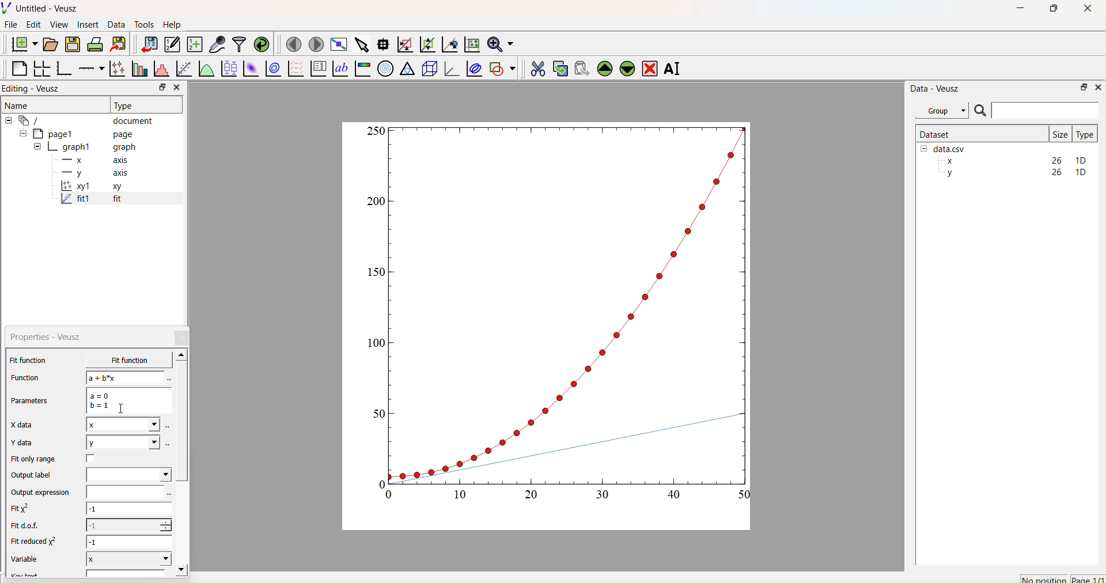  Describe the element at coordinates (339, 69) in the screenshot. I see `Text label` at that location.